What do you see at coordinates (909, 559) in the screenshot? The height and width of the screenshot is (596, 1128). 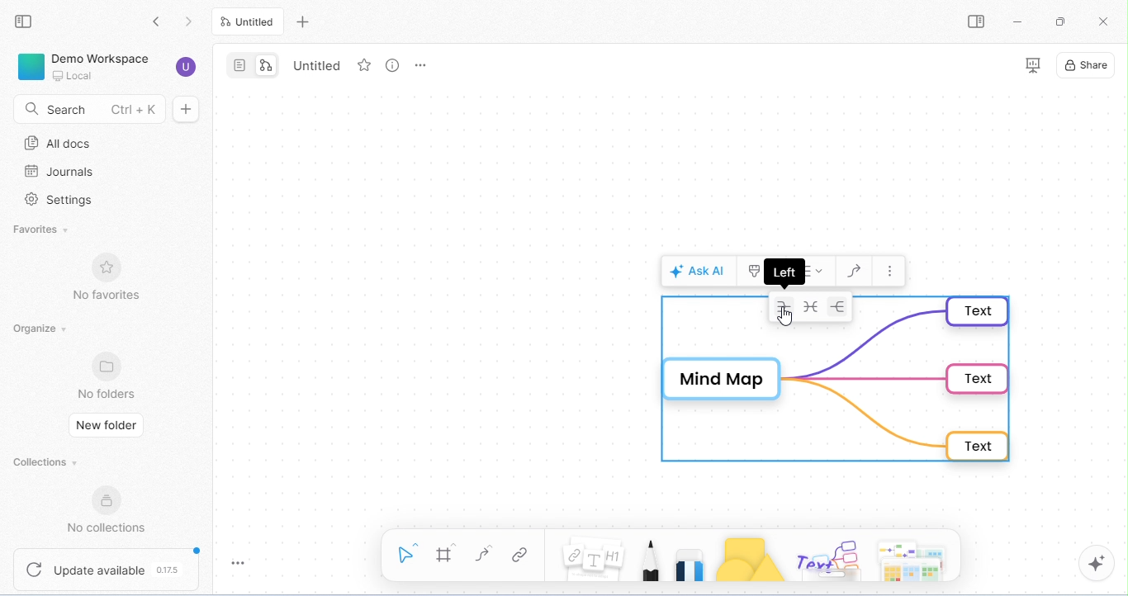 I see `arrows, cheeky piggles, paper and more` at bounding box center [909, 559].